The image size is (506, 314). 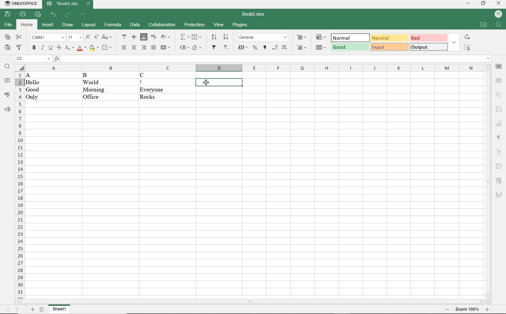 What do you see at coordinates (226, 47) in the screenshot?
I see `REMOV FILTER` at bounding box center [226, 47].